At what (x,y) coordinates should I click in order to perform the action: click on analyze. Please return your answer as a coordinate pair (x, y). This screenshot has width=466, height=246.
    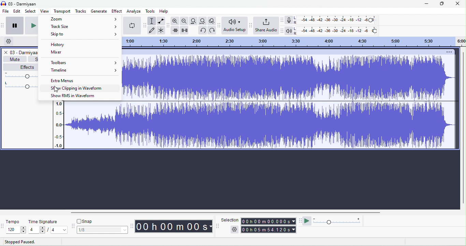
    Looking at the image, I should click on (134, 11).